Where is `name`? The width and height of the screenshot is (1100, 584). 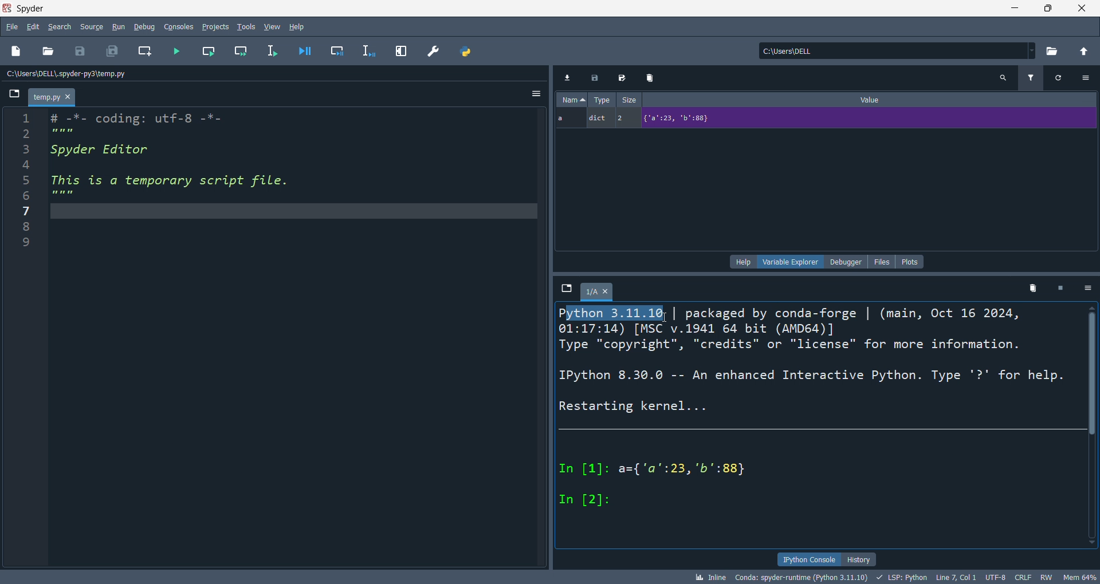 name is located at coordinates (573, 99).